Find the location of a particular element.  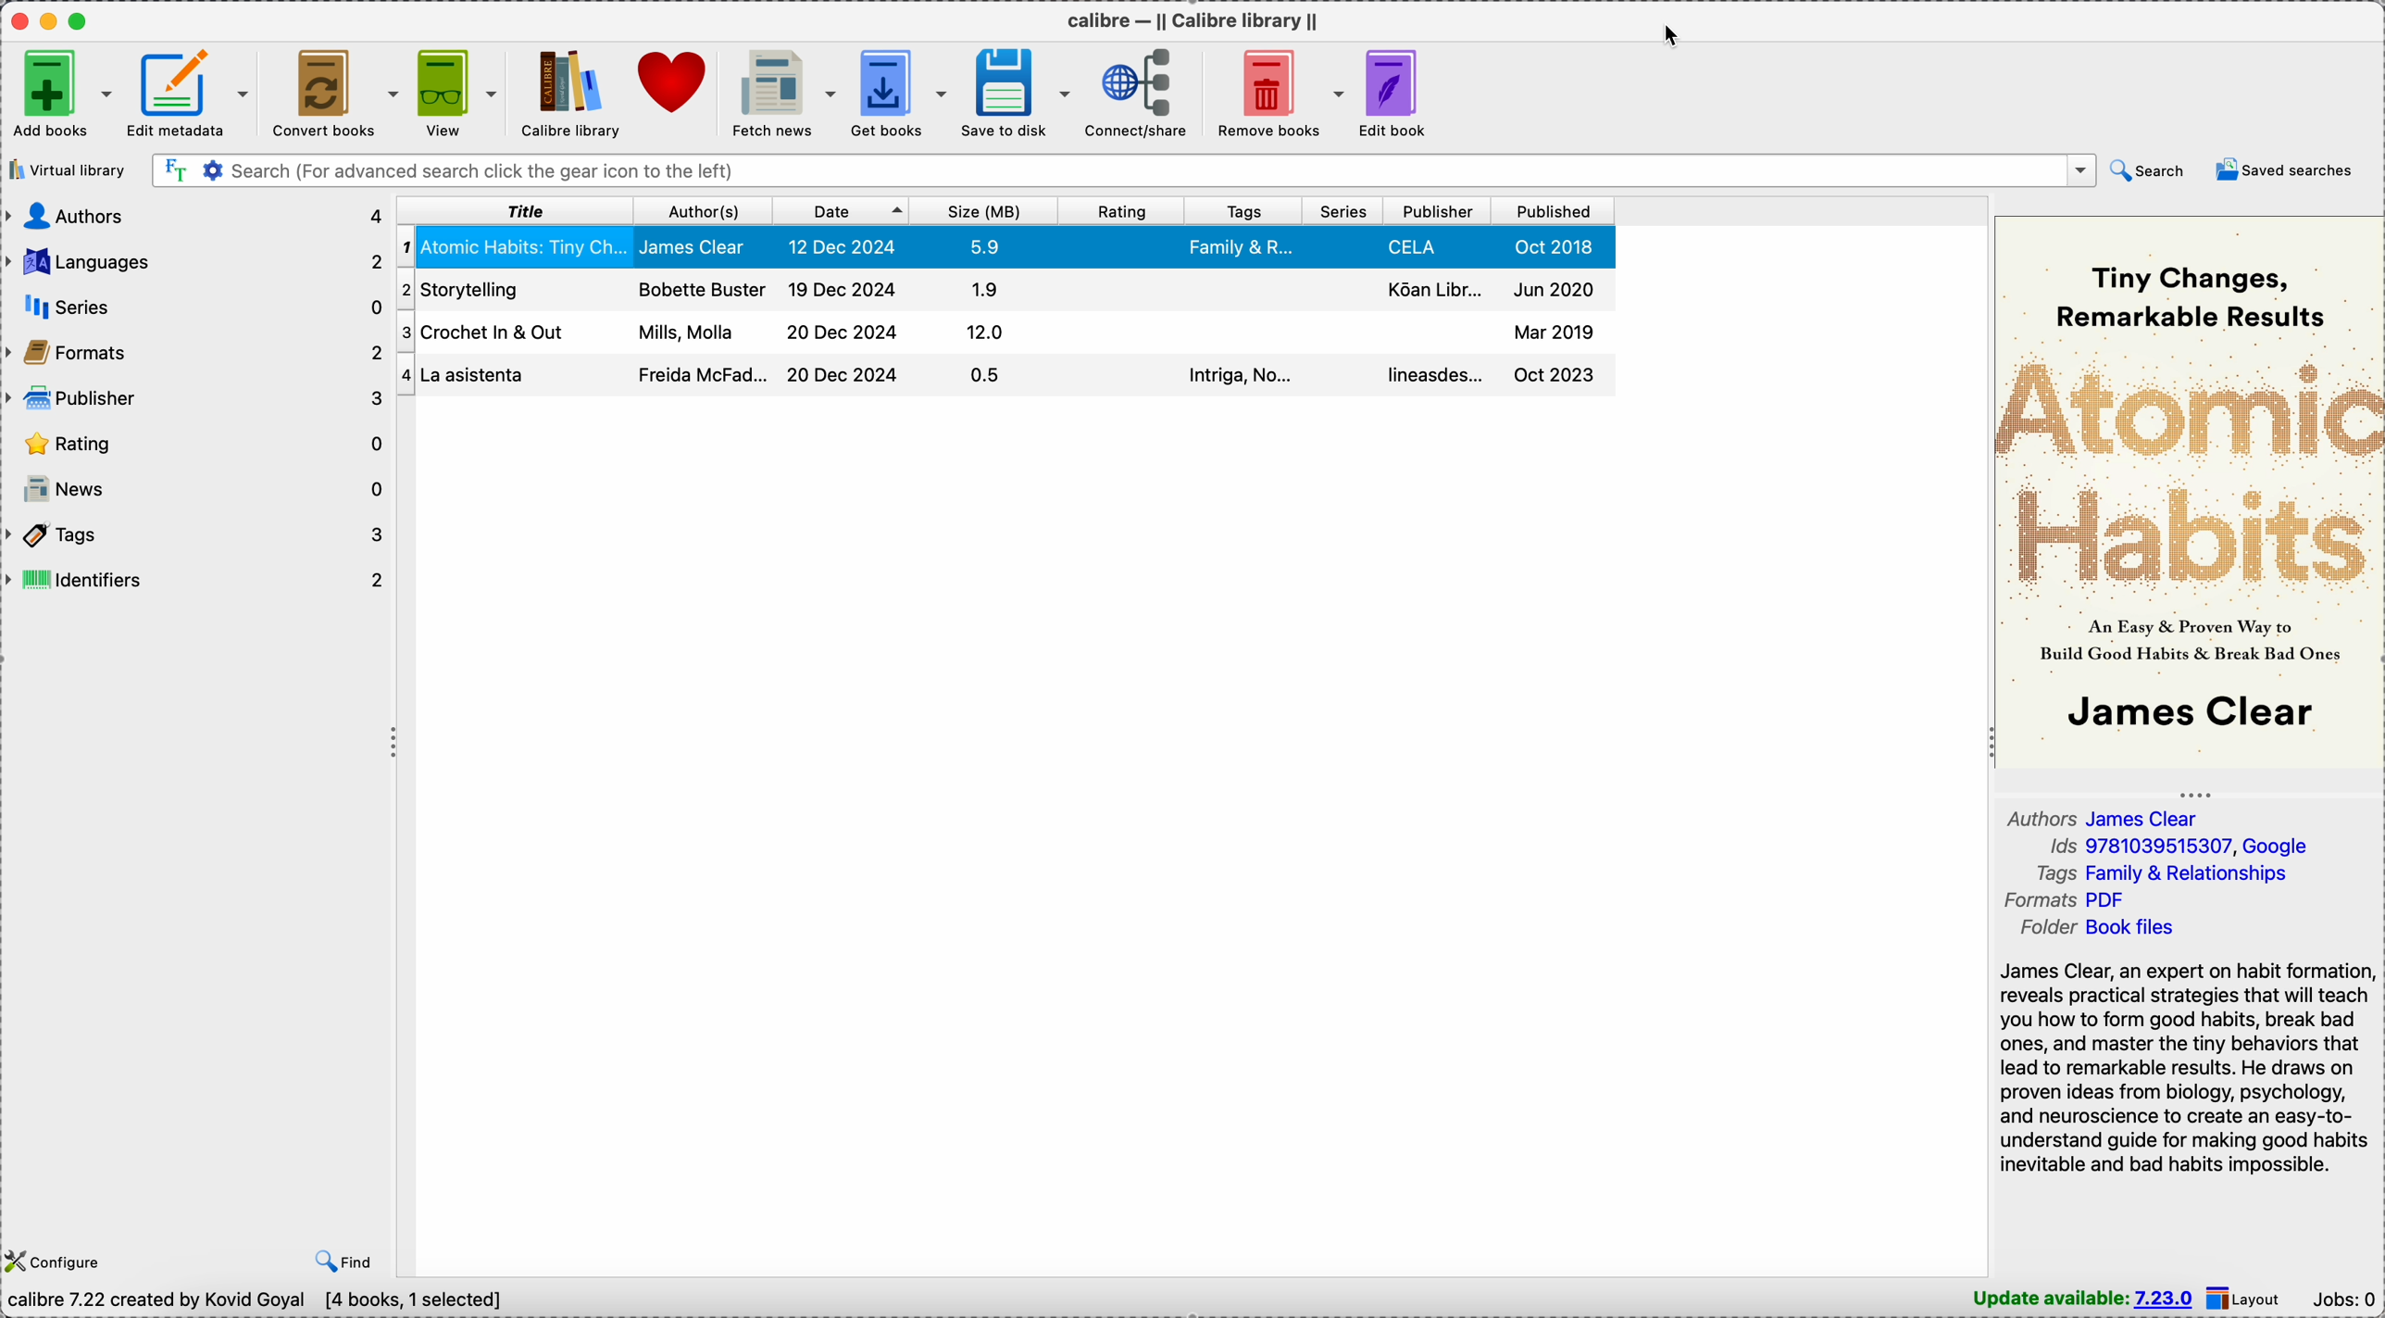

search is located at coordinates (2146, 172).